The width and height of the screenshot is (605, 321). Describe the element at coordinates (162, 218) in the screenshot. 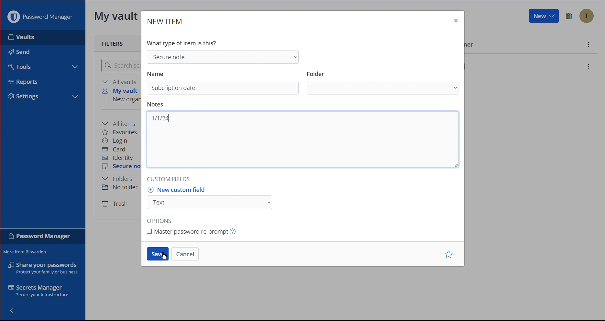

I see `Options` at that location.